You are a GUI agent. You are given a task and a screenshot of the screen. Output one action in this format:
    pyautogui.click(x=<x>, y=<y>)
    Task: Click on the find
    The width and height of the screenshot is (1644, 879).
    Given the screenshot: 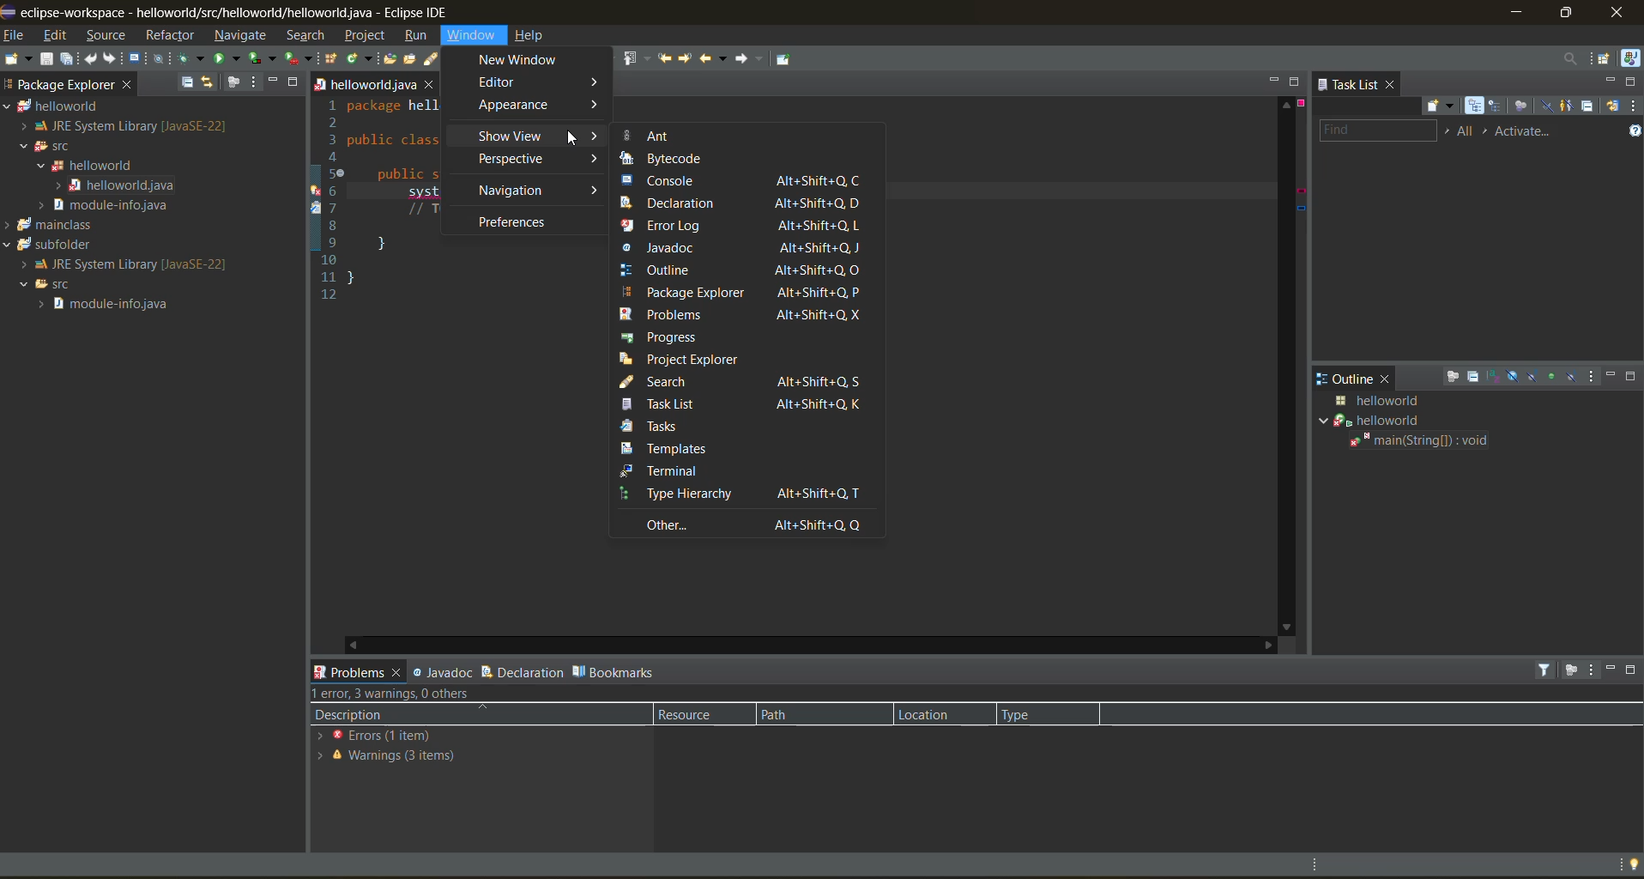 What is the action you would take?
    pyautogui.click(x=1380, y=131)
    